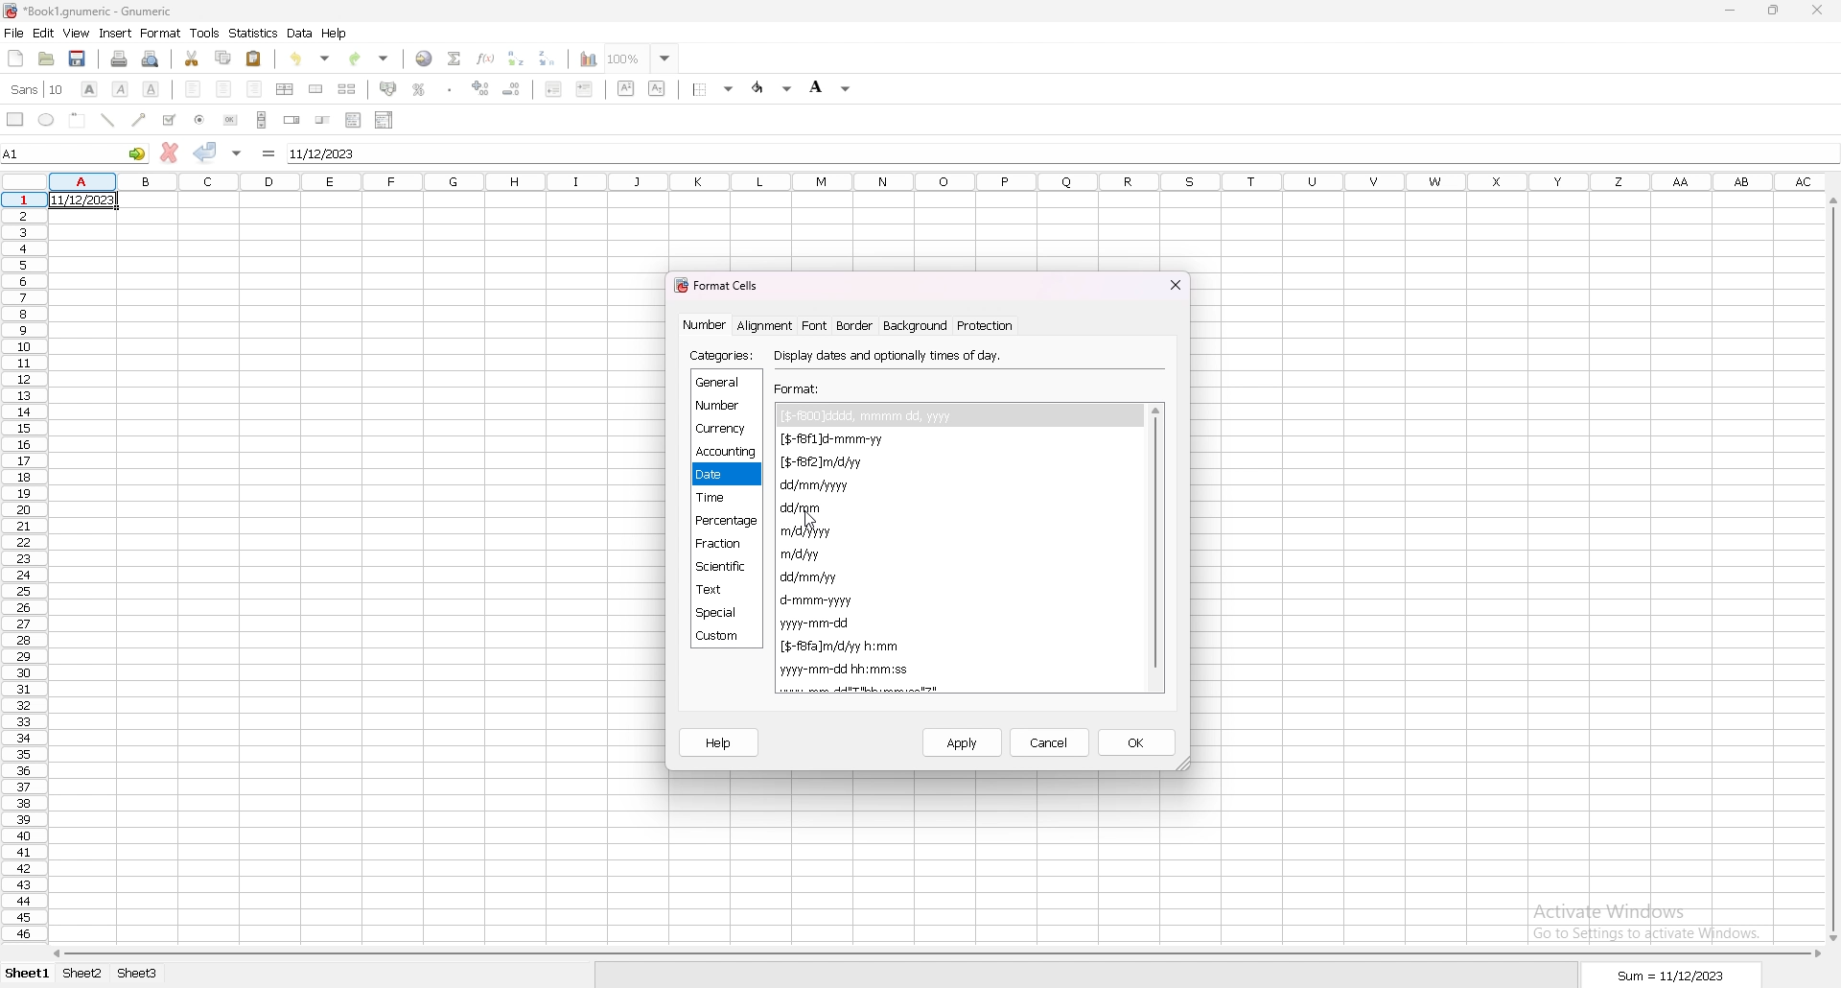  I want to click on sort descending, so click(549, 58).